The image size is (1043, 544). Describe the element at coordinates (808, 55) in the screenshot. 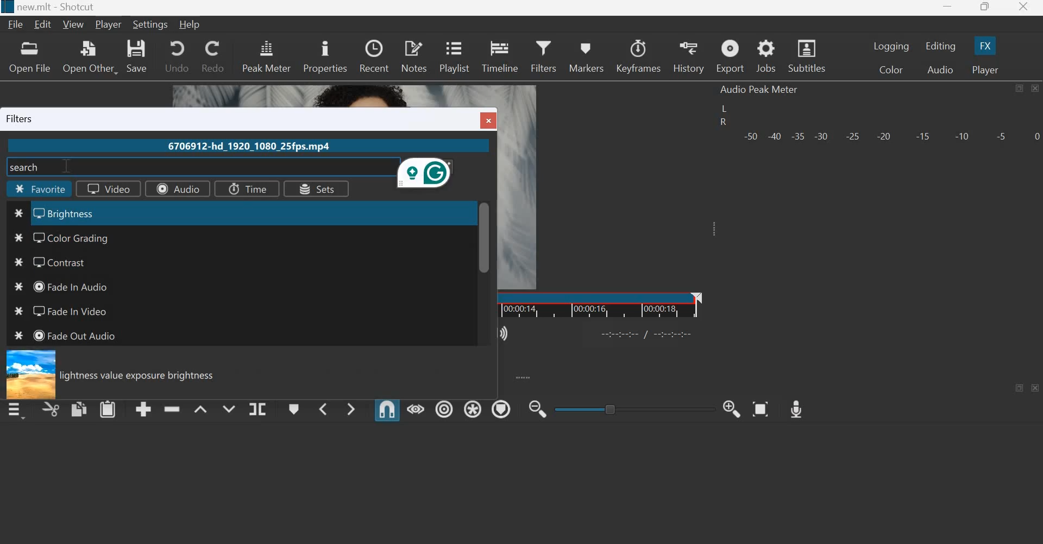

I see `Subtitles` at that location.